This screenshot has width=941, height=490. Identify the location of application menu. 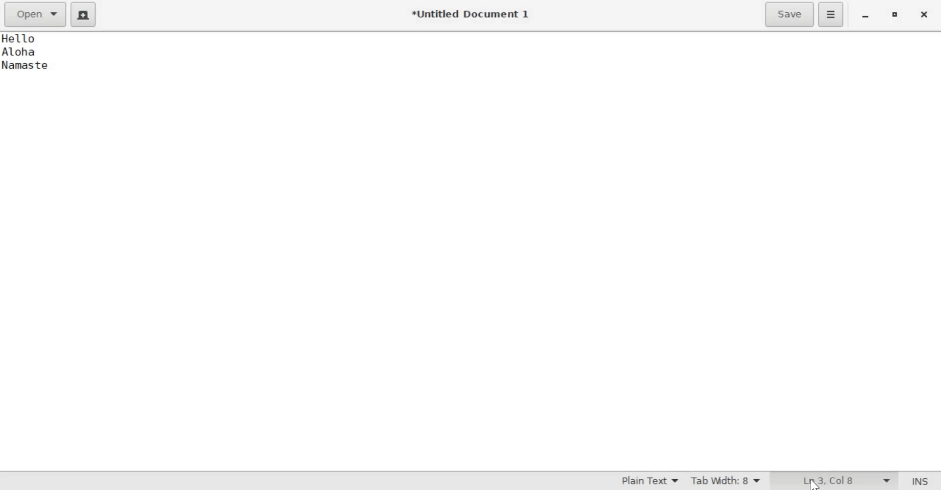
(831, 14).